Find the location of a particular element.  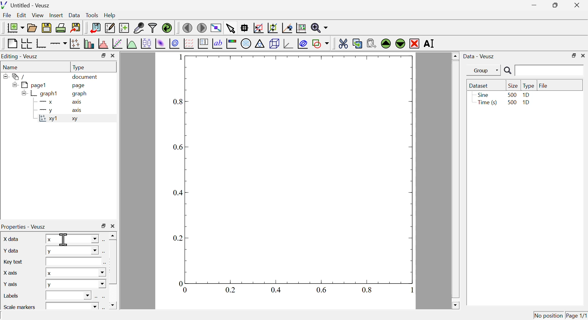

plot bar charts is located at coordinates (89, 44).